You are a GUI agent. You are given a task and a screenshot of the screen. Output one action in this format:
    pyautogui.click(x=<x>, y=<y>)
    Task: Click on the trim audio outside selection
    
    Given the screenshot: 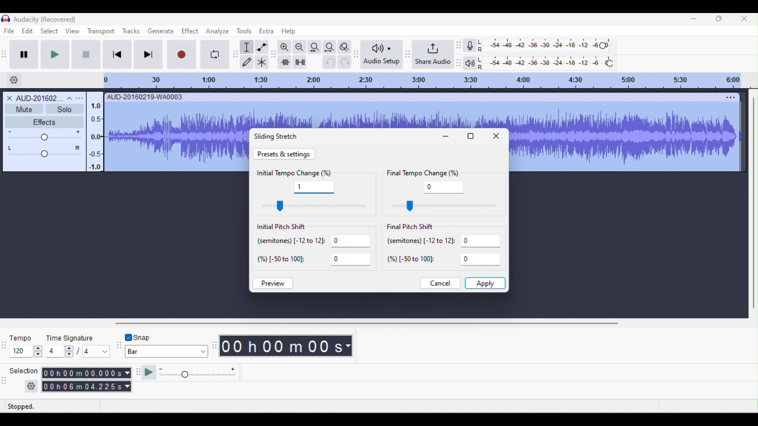 What is the action you would take?
    pyautogui.click(x=285, y=62)
    